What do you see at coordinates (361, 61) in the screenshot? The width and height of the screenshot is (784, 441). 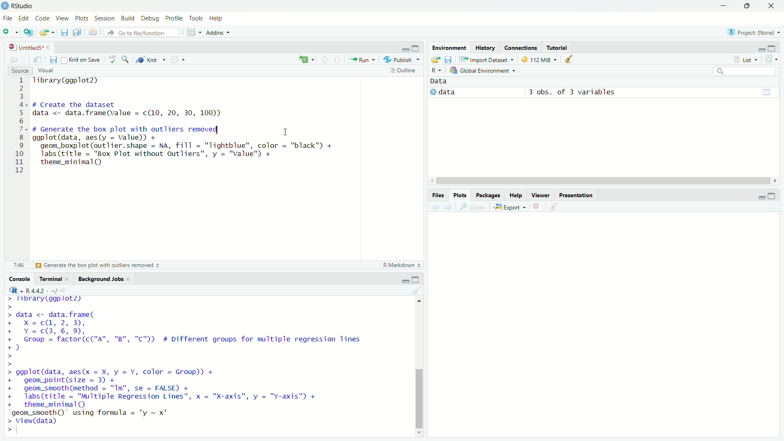 I see `** Run` at bounding box center [361, 61].